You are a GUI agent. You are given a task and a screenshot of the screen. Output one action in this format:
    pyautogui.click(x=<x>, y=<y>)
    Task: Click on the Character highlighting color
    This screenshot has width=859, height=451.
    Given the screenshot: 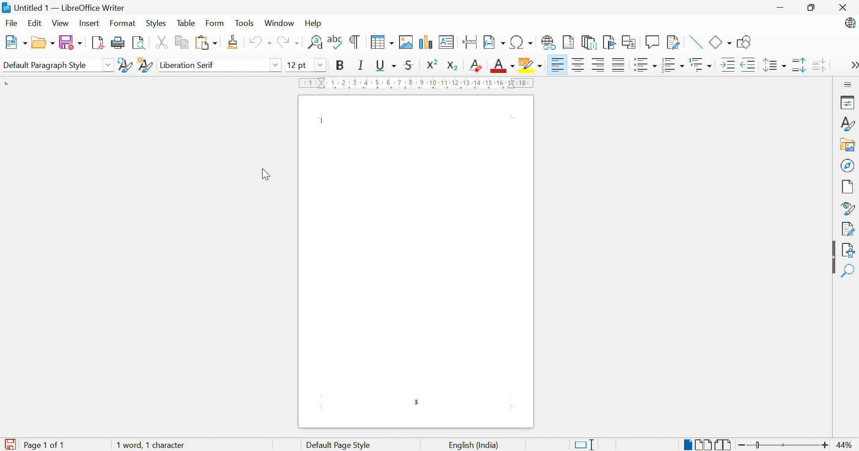 What is the action you would take?
    pyautogui.click(x=531, y=65)
    